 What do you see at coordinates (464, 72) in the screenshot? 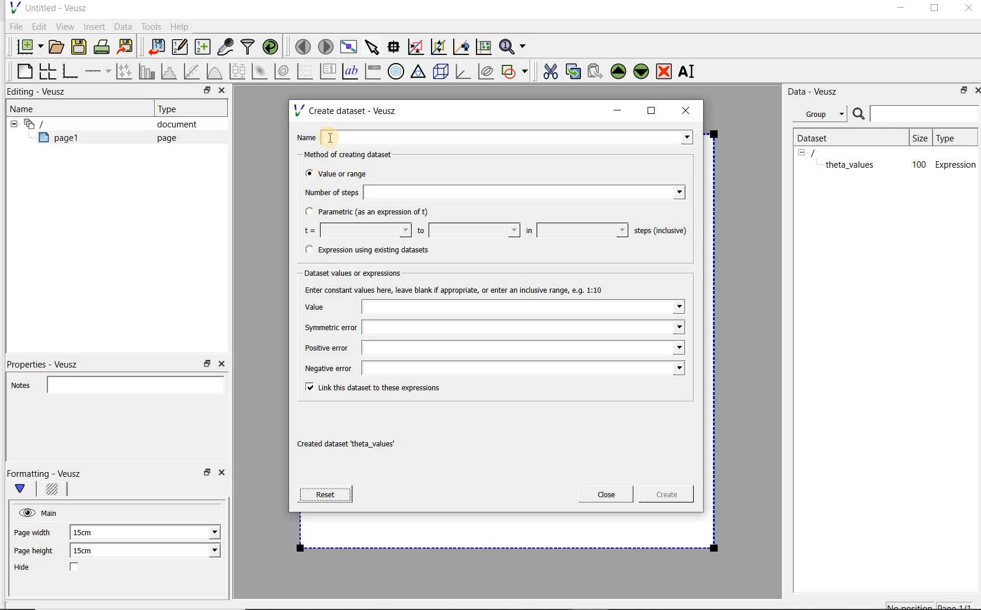
I see `3d graph` at bounding box center [464, 72].